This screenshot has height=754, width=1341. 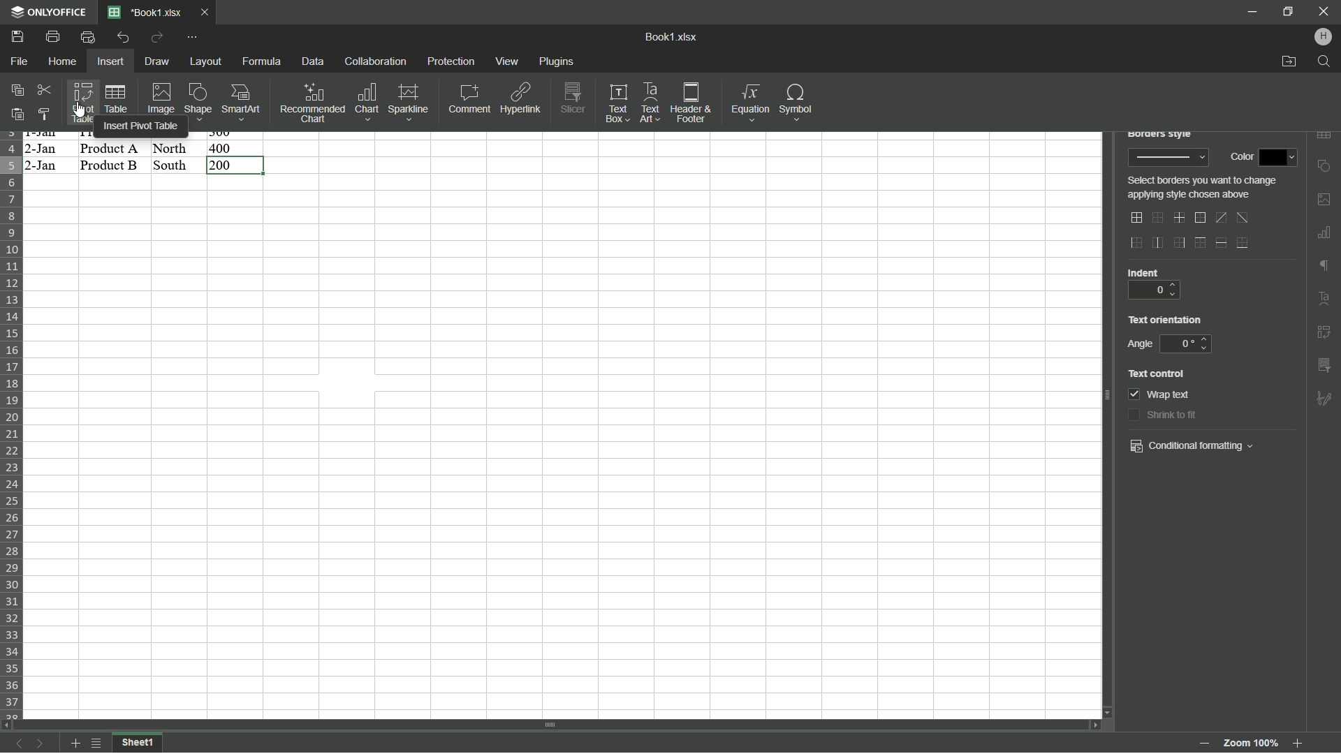 I want to click on celss, so click(x=684, y=154).